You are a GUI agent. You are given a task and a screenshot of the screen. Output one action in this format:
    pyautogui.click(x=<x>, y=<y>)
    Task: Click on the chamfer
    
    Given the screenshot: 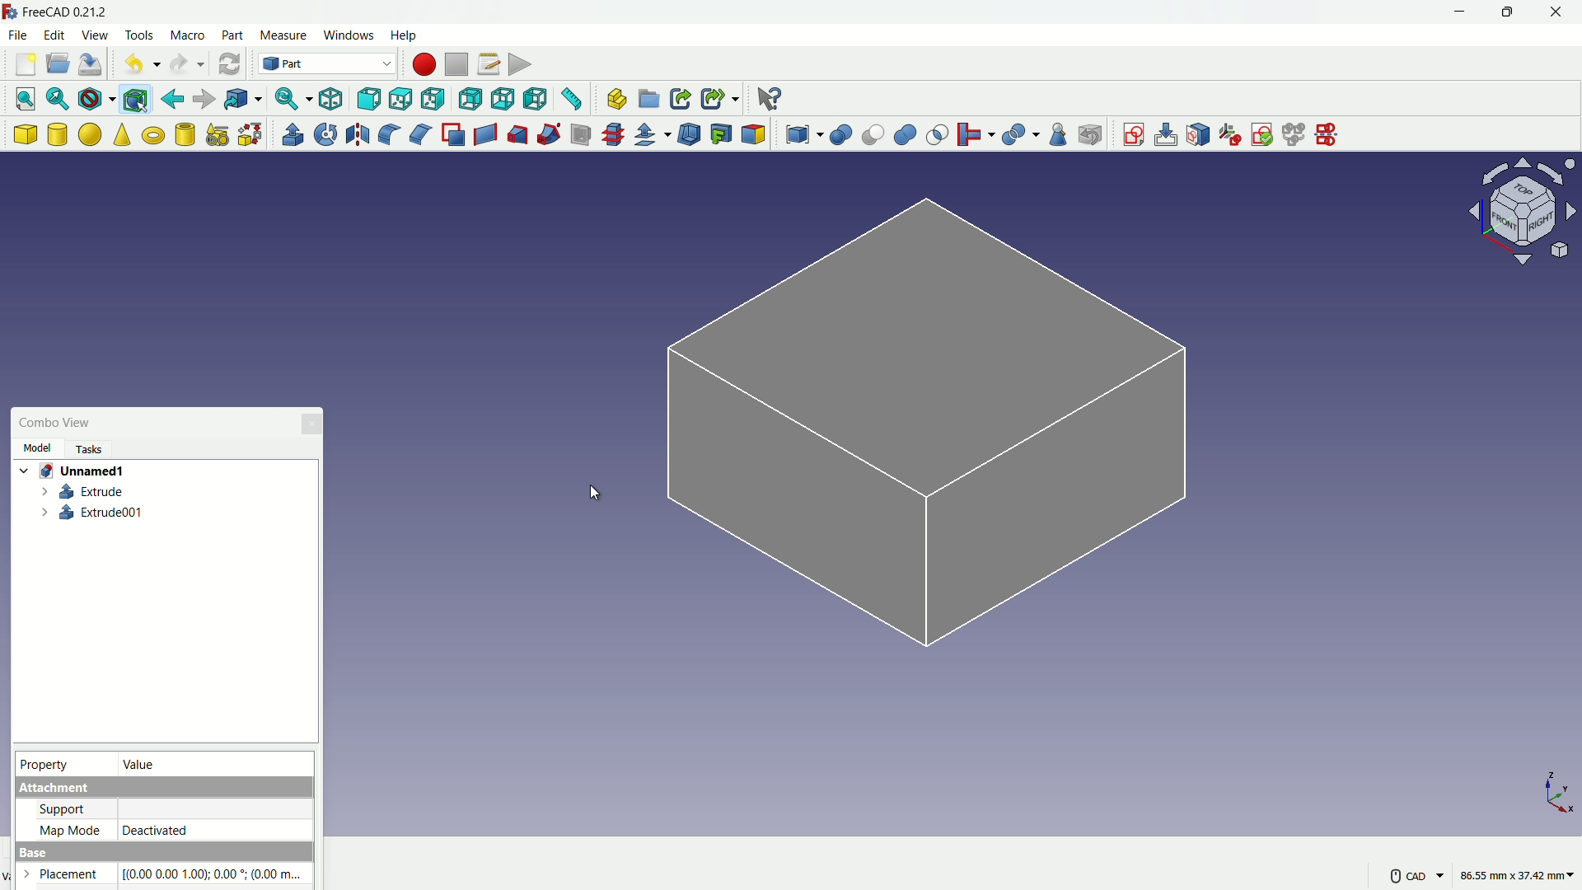 What is the action you would take?
    pyautogui.click(x=420, y=134)
    